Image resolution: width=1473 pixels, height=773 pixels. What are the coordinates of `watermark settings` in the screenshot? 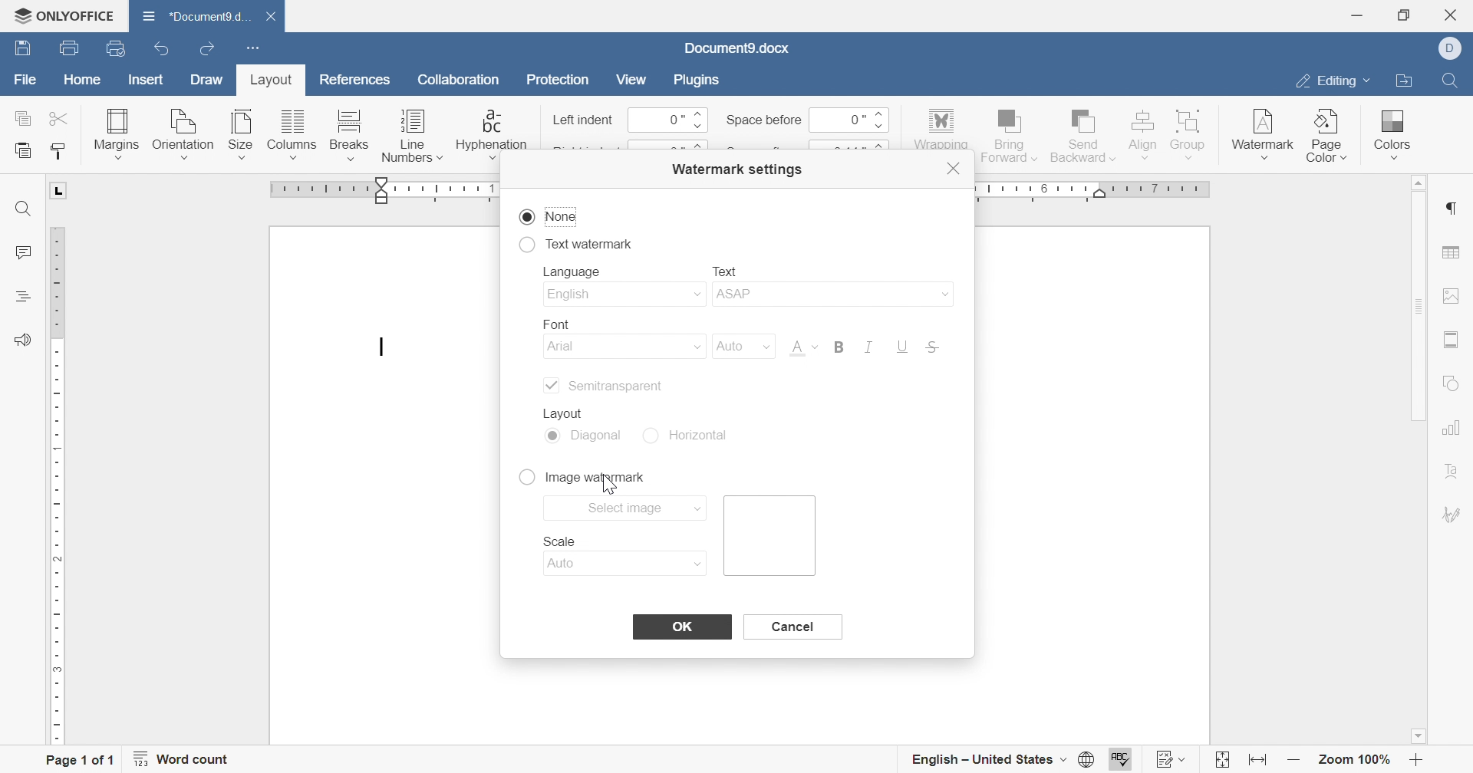 It's located at (735, 168).